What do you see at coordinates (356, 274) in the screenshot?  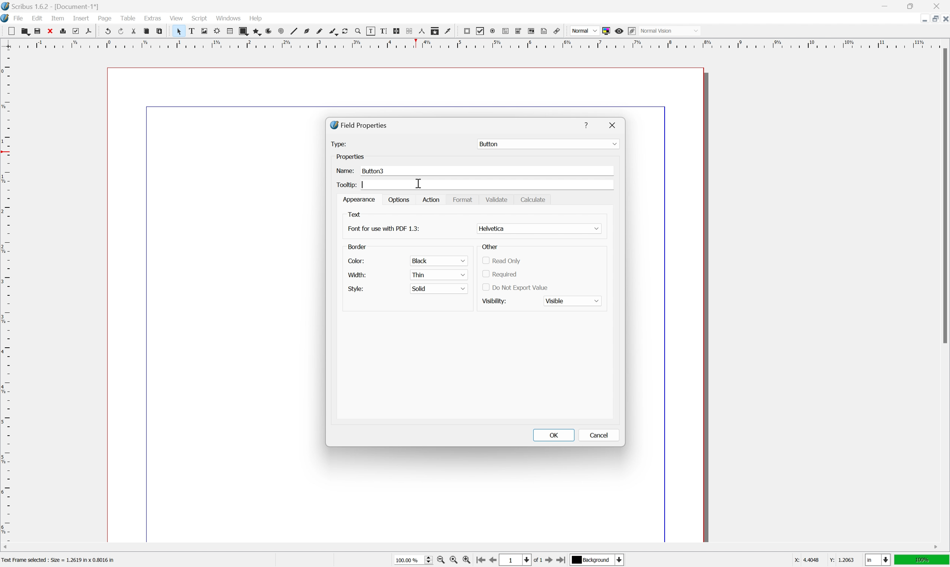 I see `width:` at bounding box center [356, 274].